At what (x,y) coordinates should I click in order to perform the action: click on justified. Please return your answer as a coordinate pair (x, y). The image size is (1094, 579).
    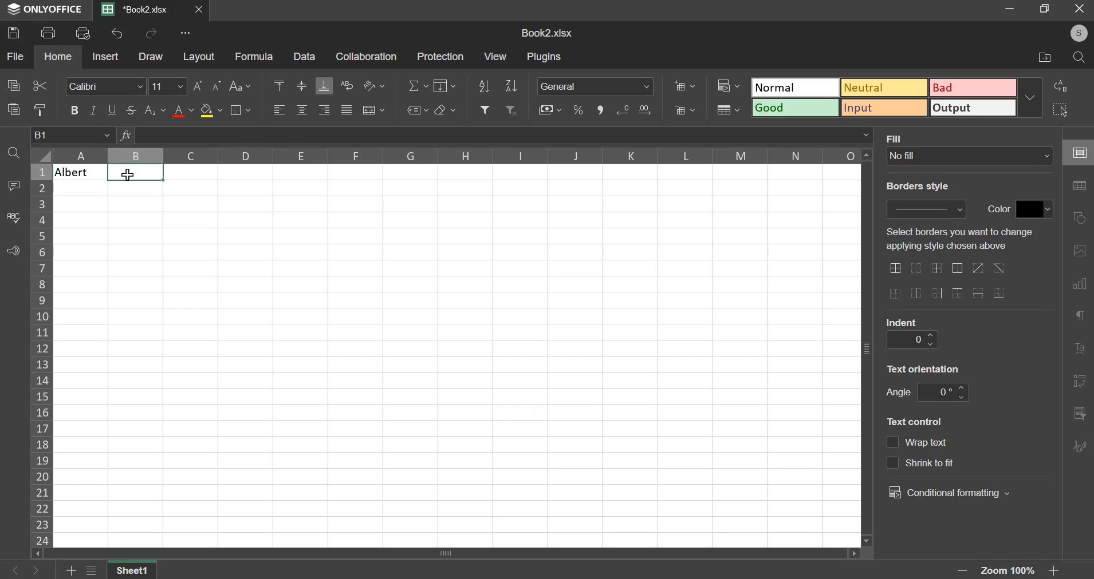
    Looking at the image, I should click on (347, 110).